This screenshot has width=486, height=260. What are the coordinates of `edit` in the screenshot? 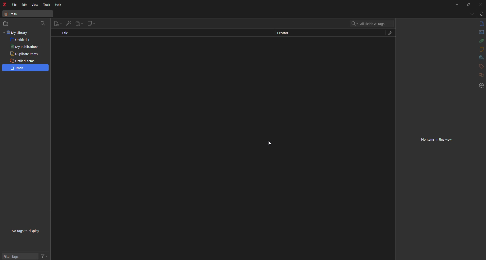 It's located at (25, 5).